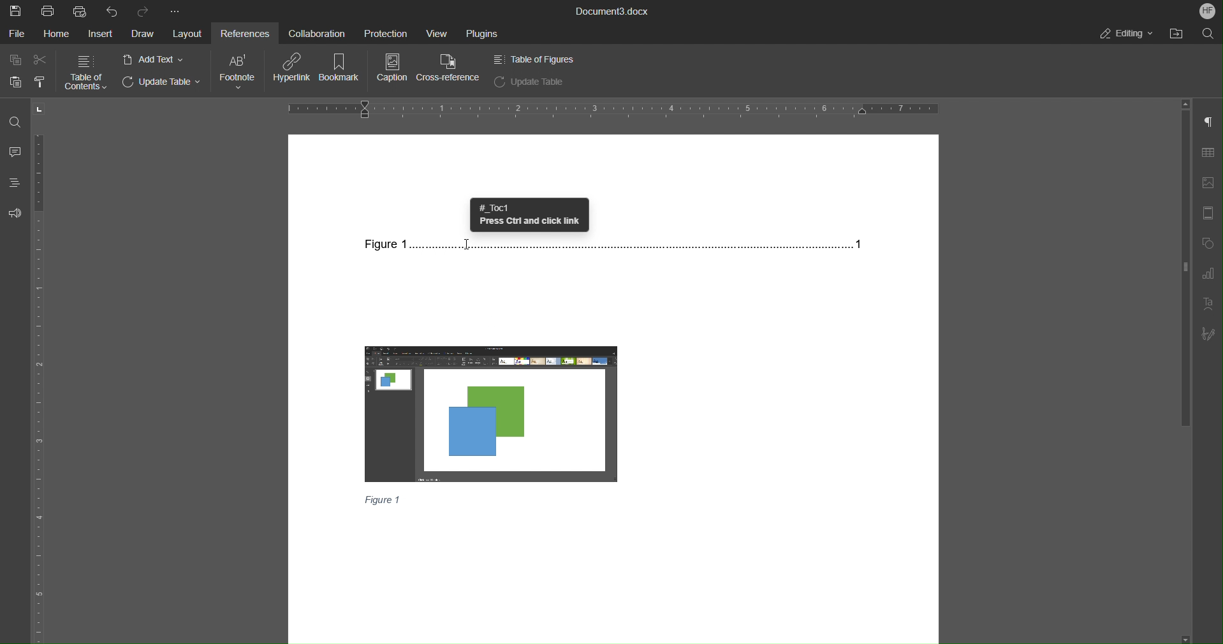 This screenshot has width=1223, height=644. Describe the element at coordinates (1207, 10) in the screenshot. I see `Account` at that location.